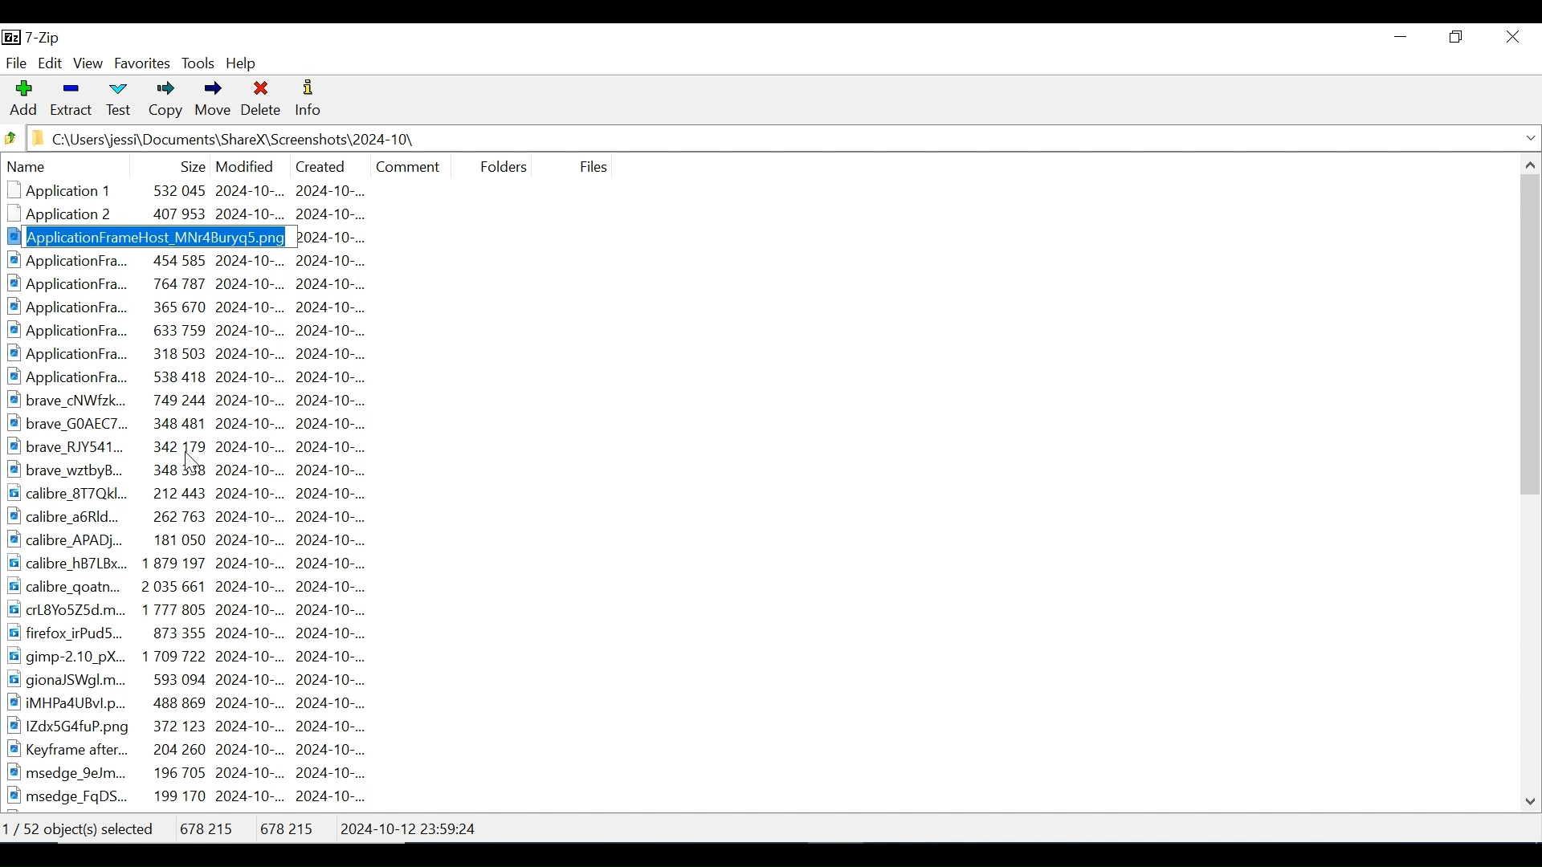 This screenshot has height=867, width=1542. Describe the element at coordinates (210, 101) in the screenshot. I see `Move` at that location.